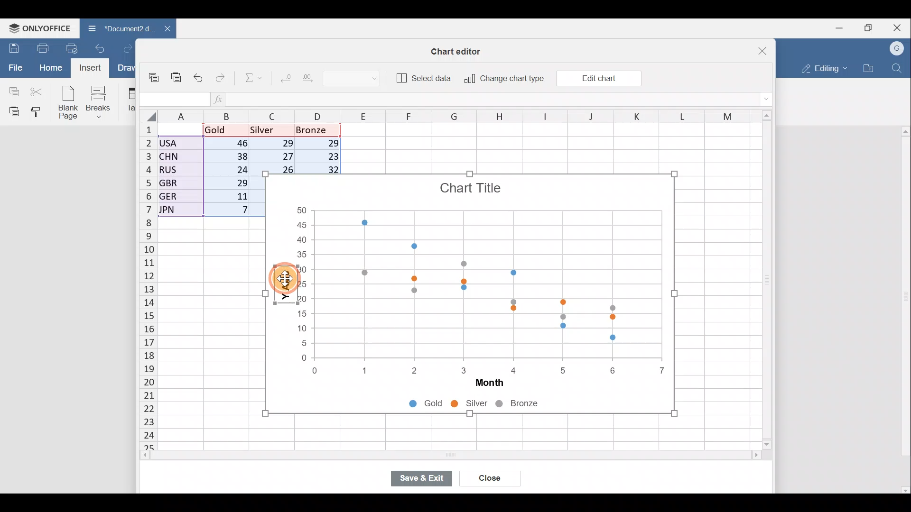 The height and width of the screenshot is (512, 911). Describe the element at coordinates (130, 100) in the screenshot. I see `Table` at that location.